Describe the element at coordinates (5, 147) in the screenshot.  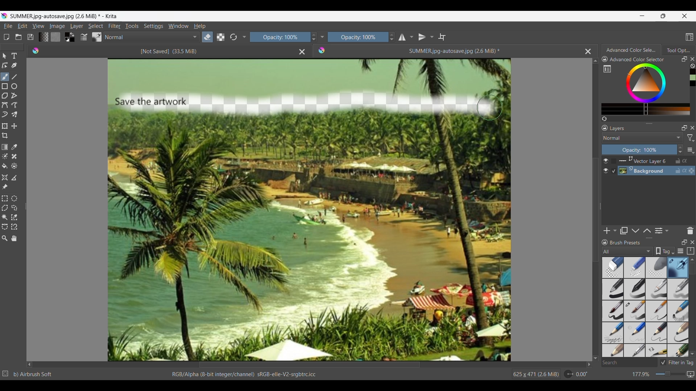
I see `Draw a gradient` at that location.